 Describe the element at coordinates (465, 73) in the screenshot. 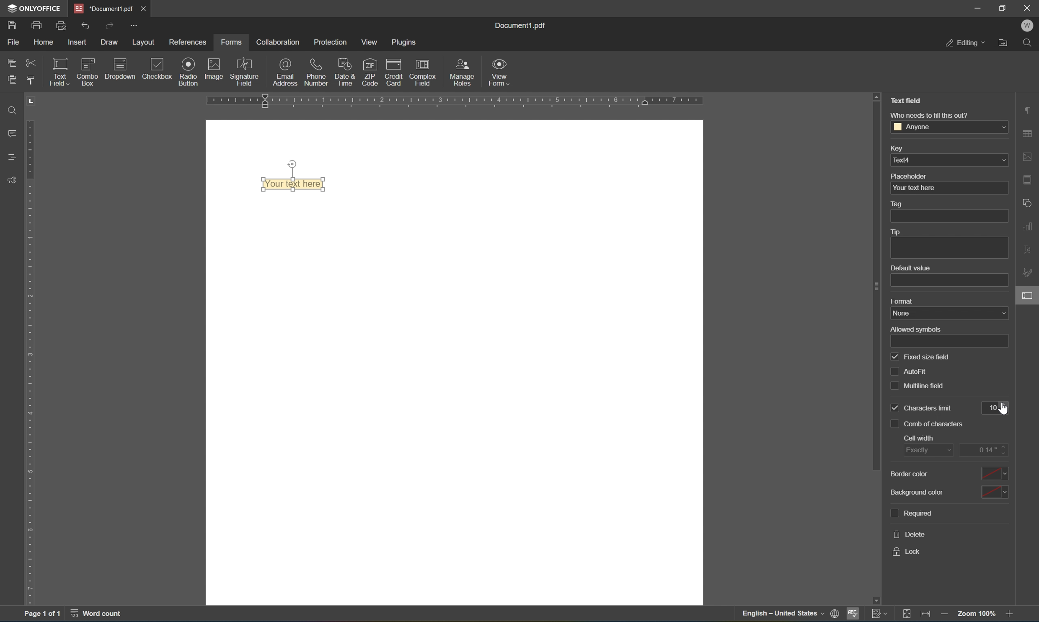

I see `manage roles` at that location.